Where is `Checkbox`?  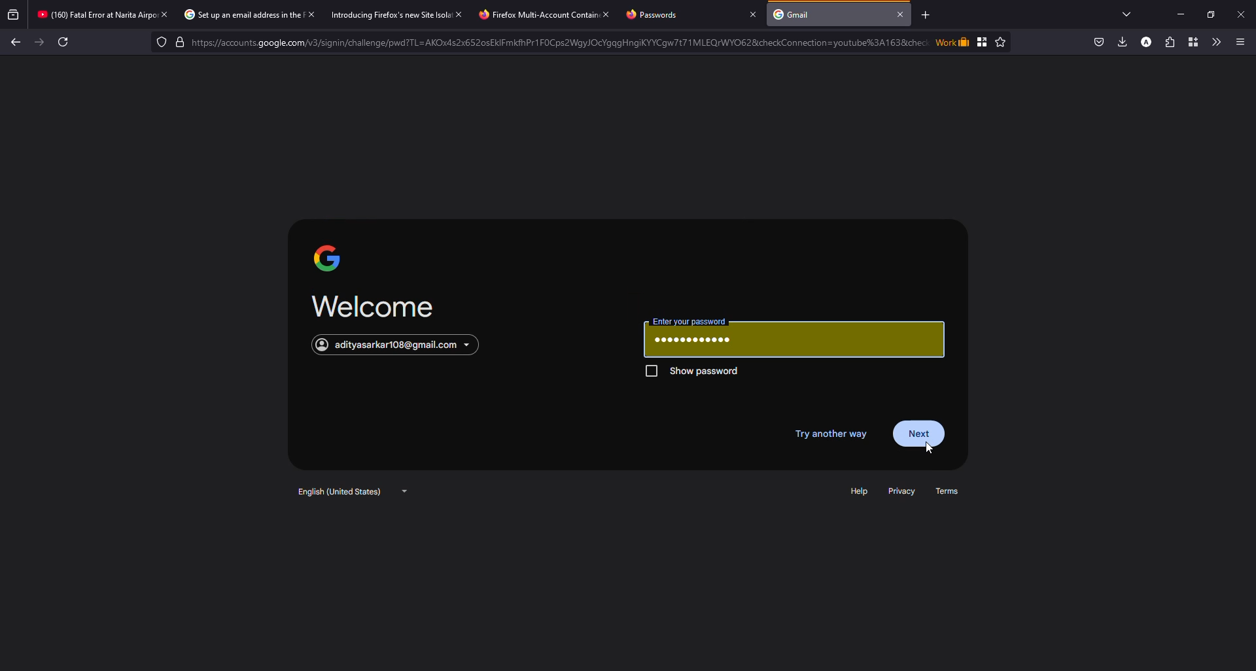 Checkbox is located at coordinates (648, 373).